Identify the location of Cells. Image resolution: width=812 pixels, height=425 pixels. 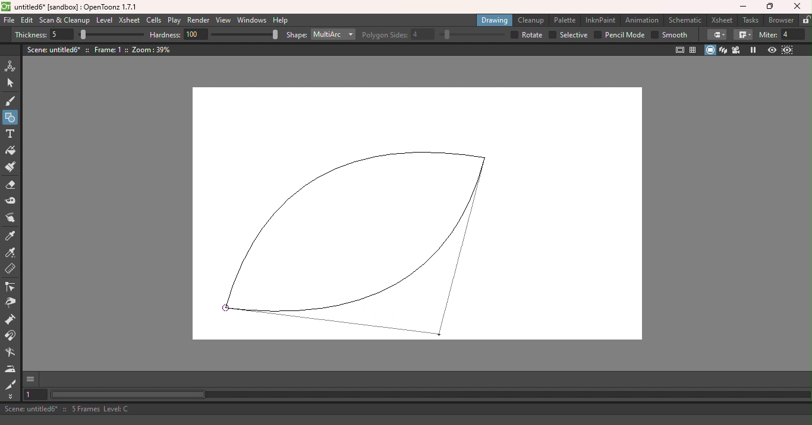
(153, 21).